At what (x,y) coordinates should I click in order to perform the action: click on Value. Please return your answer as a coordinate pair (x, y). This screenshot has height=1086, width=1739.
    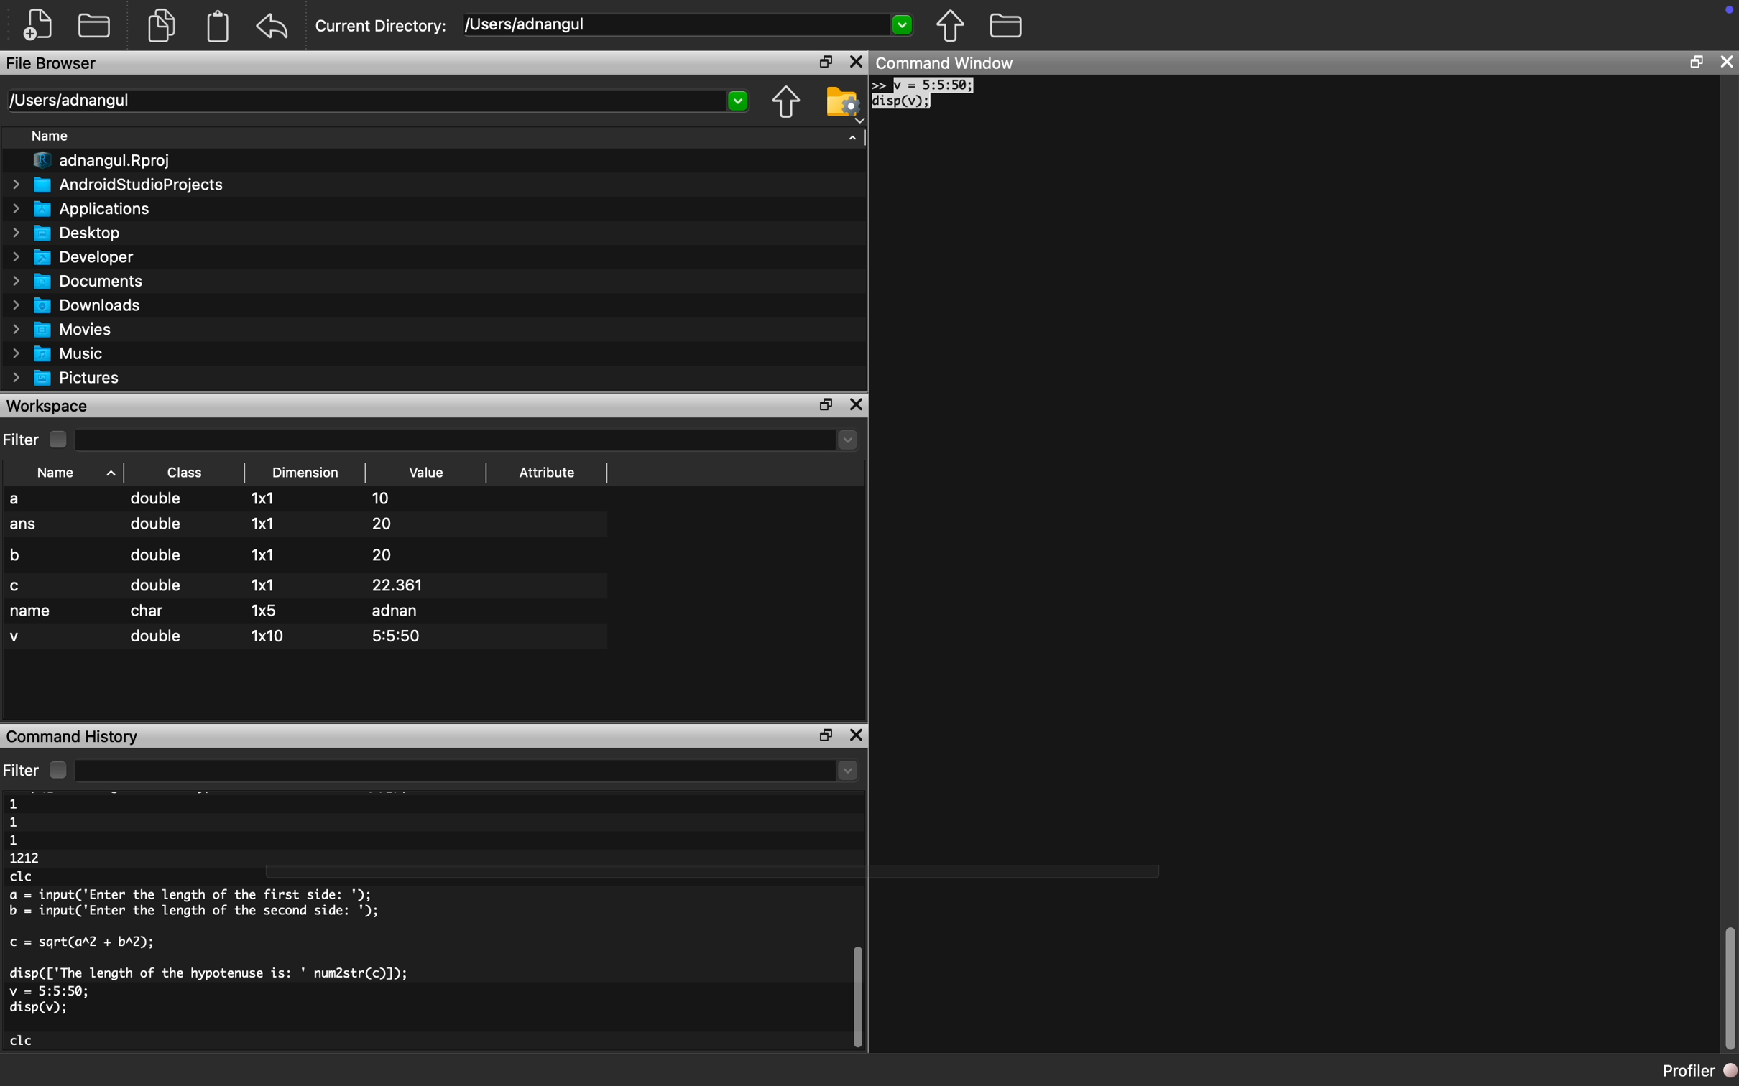
    Looking at the image, I should click on (426, 472).